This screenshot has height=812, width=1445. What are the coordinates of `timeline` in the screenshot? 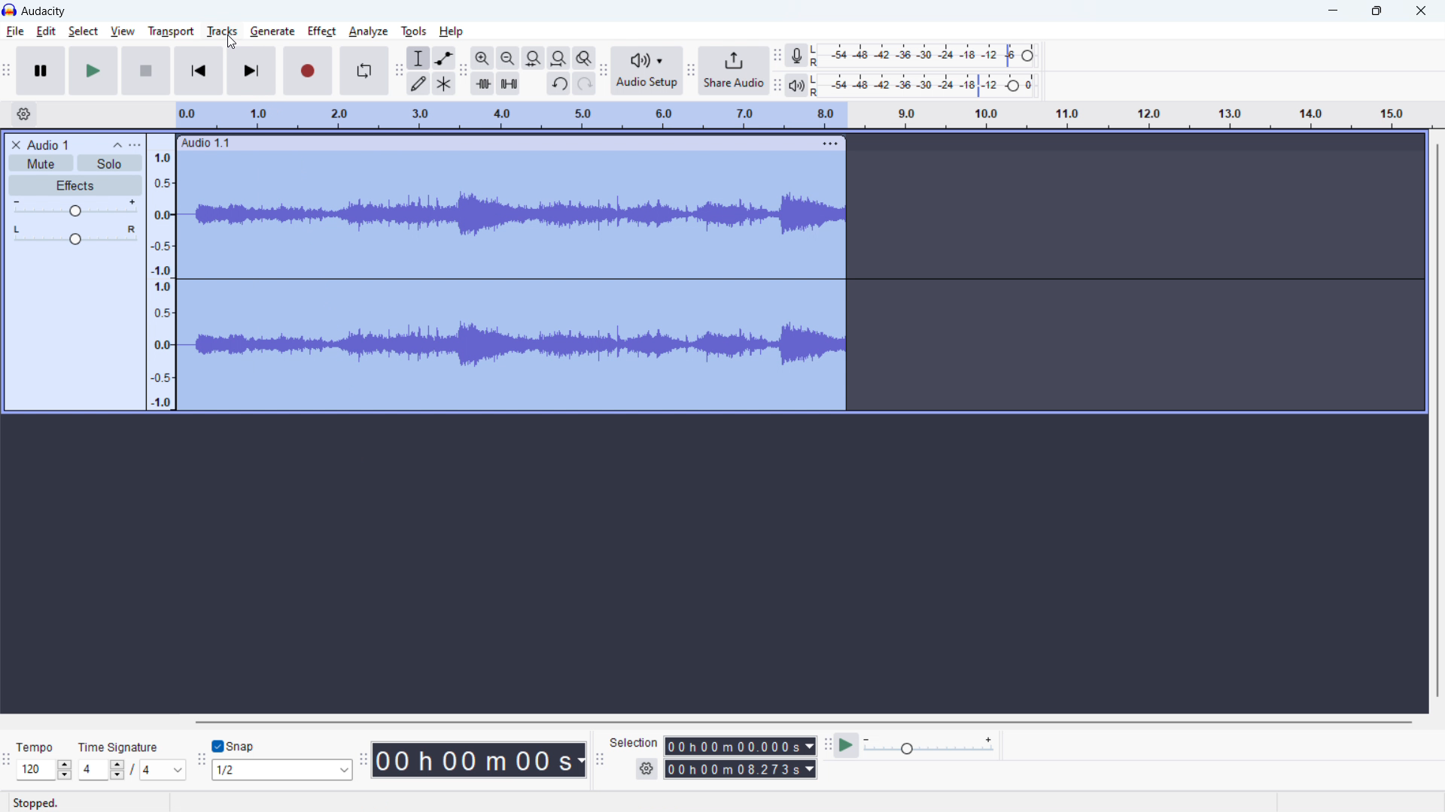 It's located at (162, 271).